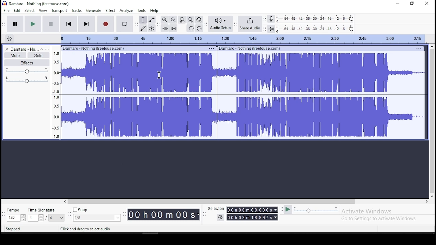 This screenshot has width=436, height=245. I want to click on playback speed, so click(316, 210).